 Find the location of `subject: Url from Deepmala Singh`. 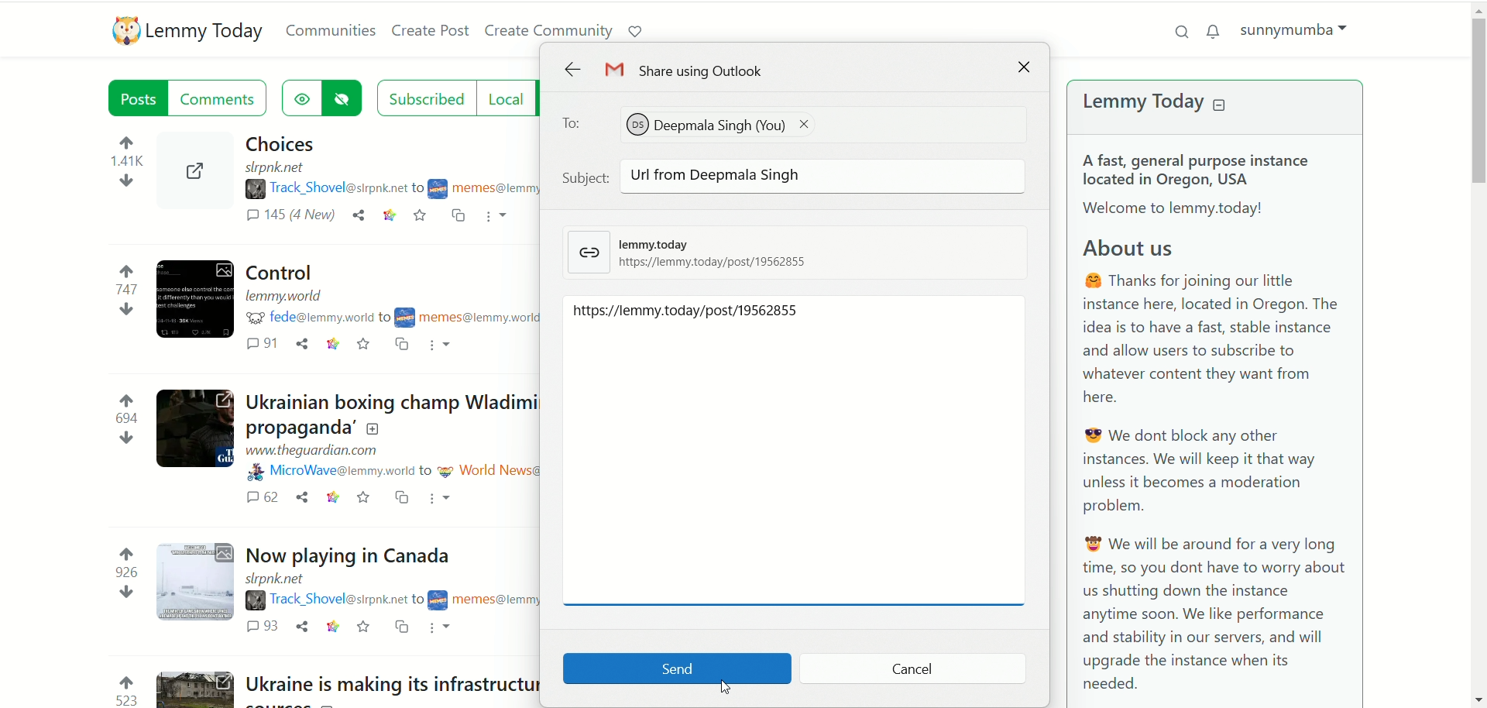

subject: Url from Deepmala Singh is located at coordinates (798, 177).